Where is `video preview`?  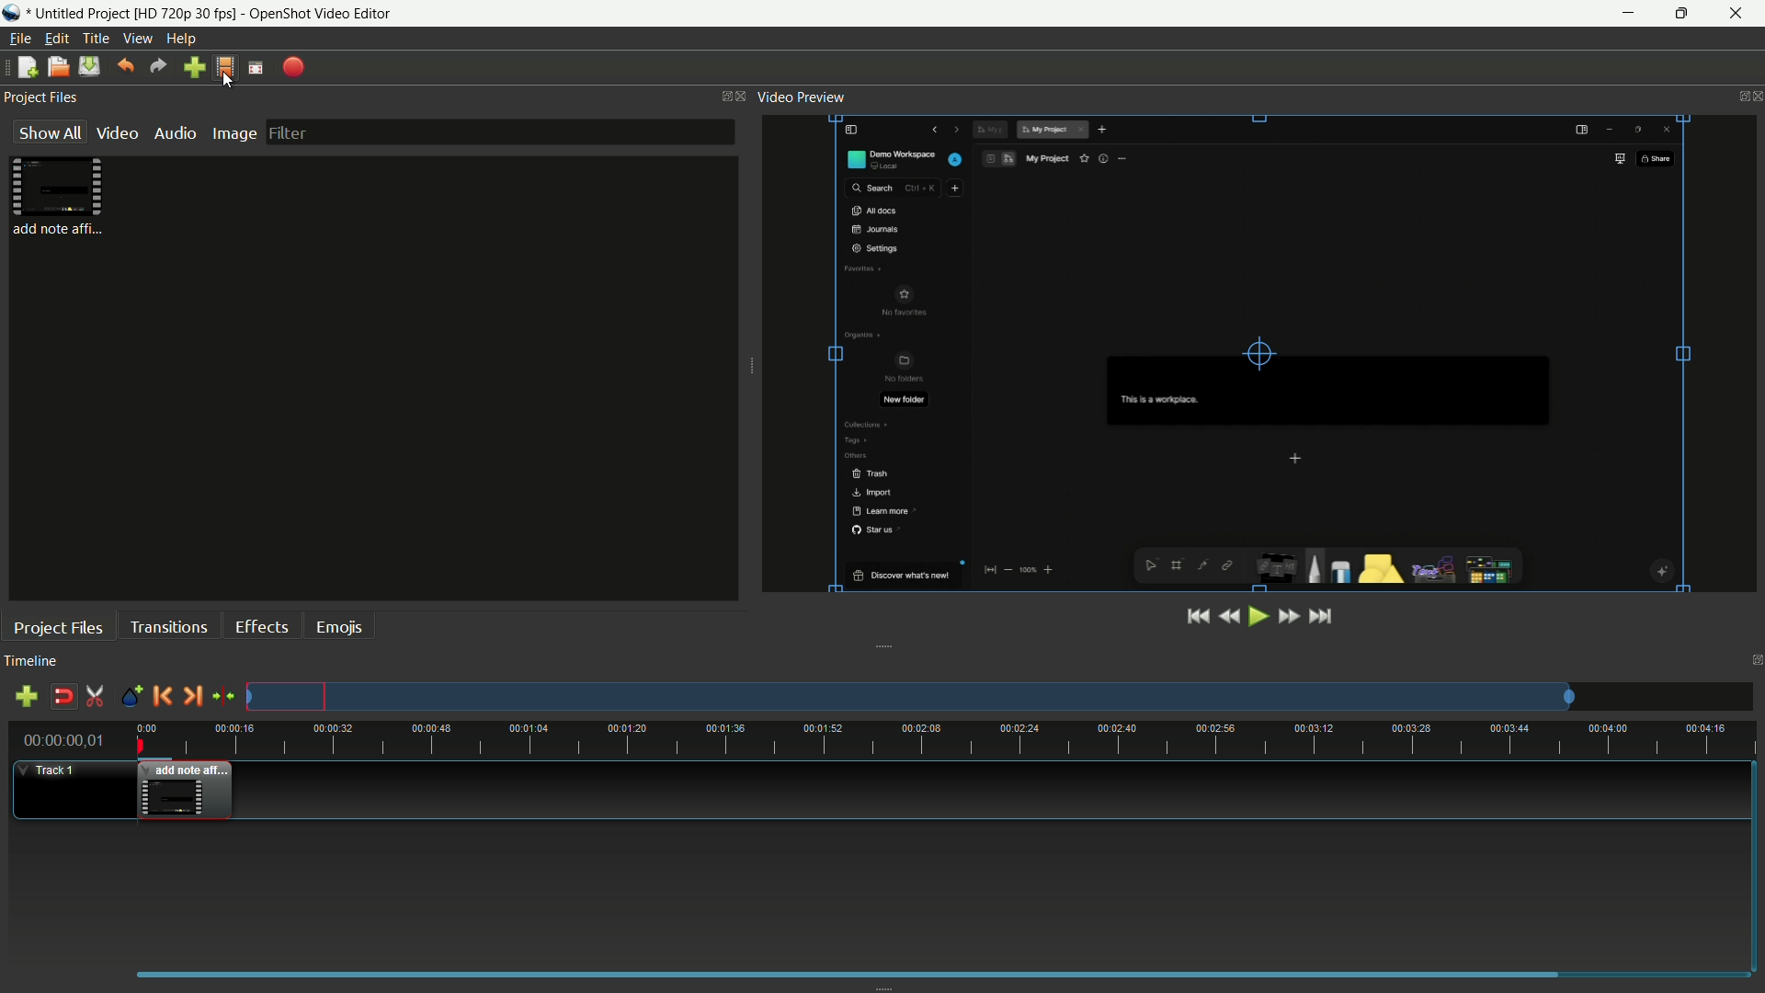 video preview is located at coordinates (803, 97).